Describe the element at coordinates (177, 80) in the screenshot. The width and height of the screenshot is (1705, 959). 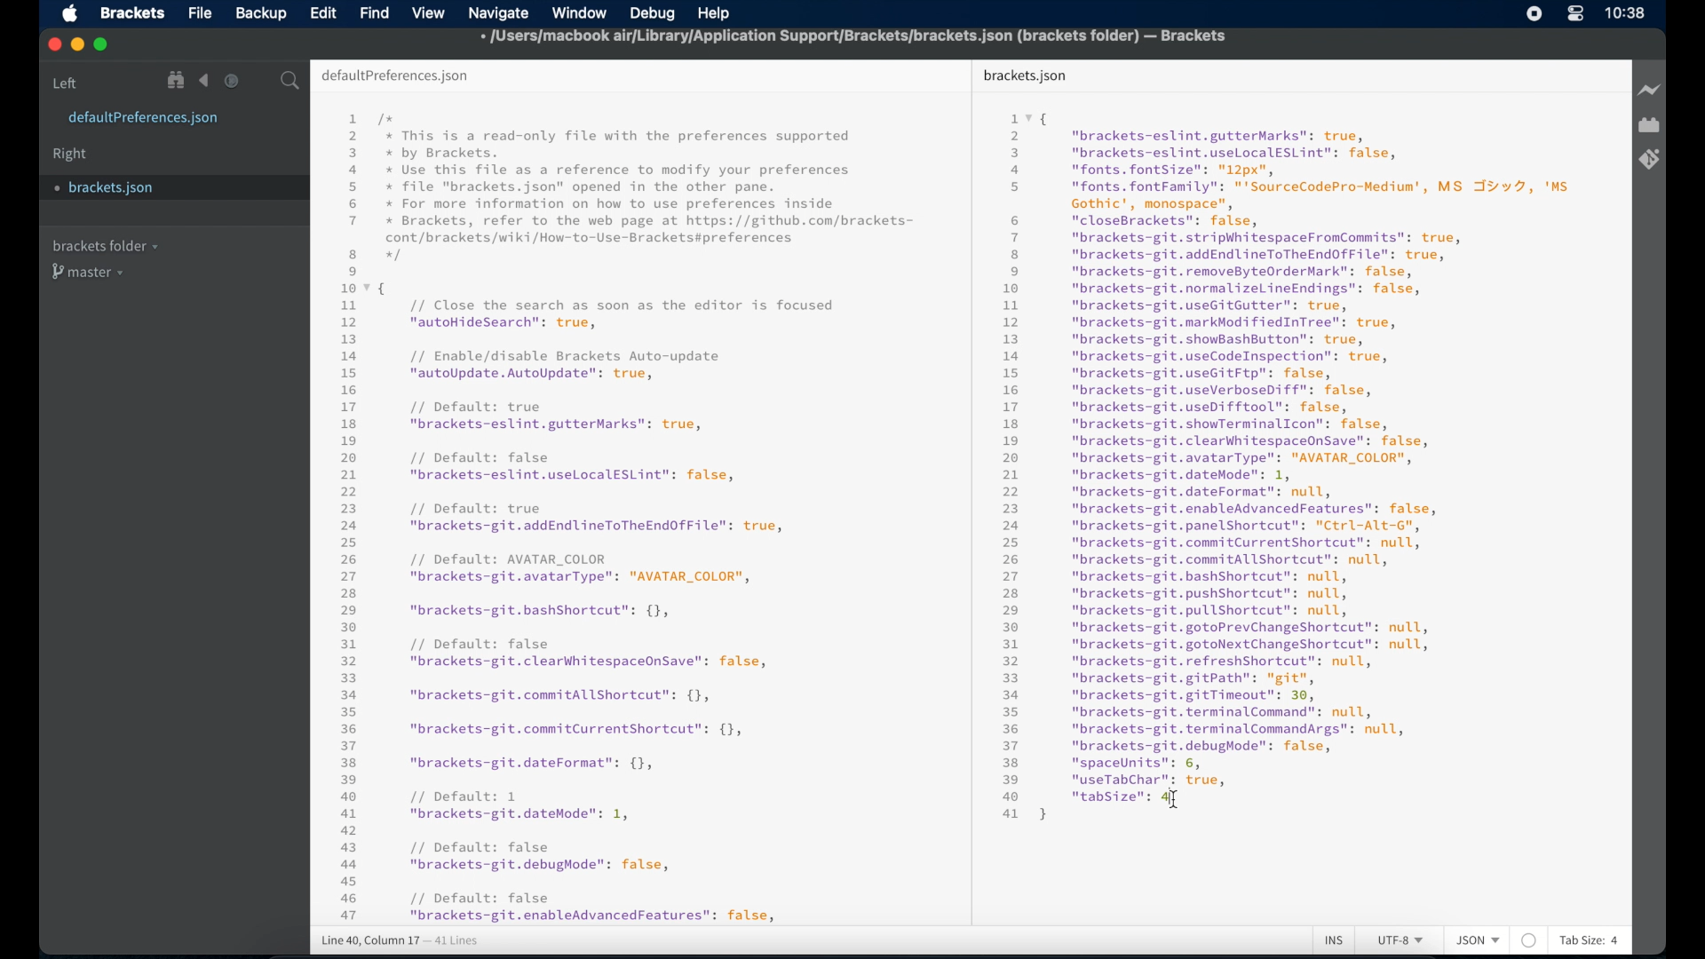
I see `show file in  tree` at that location.